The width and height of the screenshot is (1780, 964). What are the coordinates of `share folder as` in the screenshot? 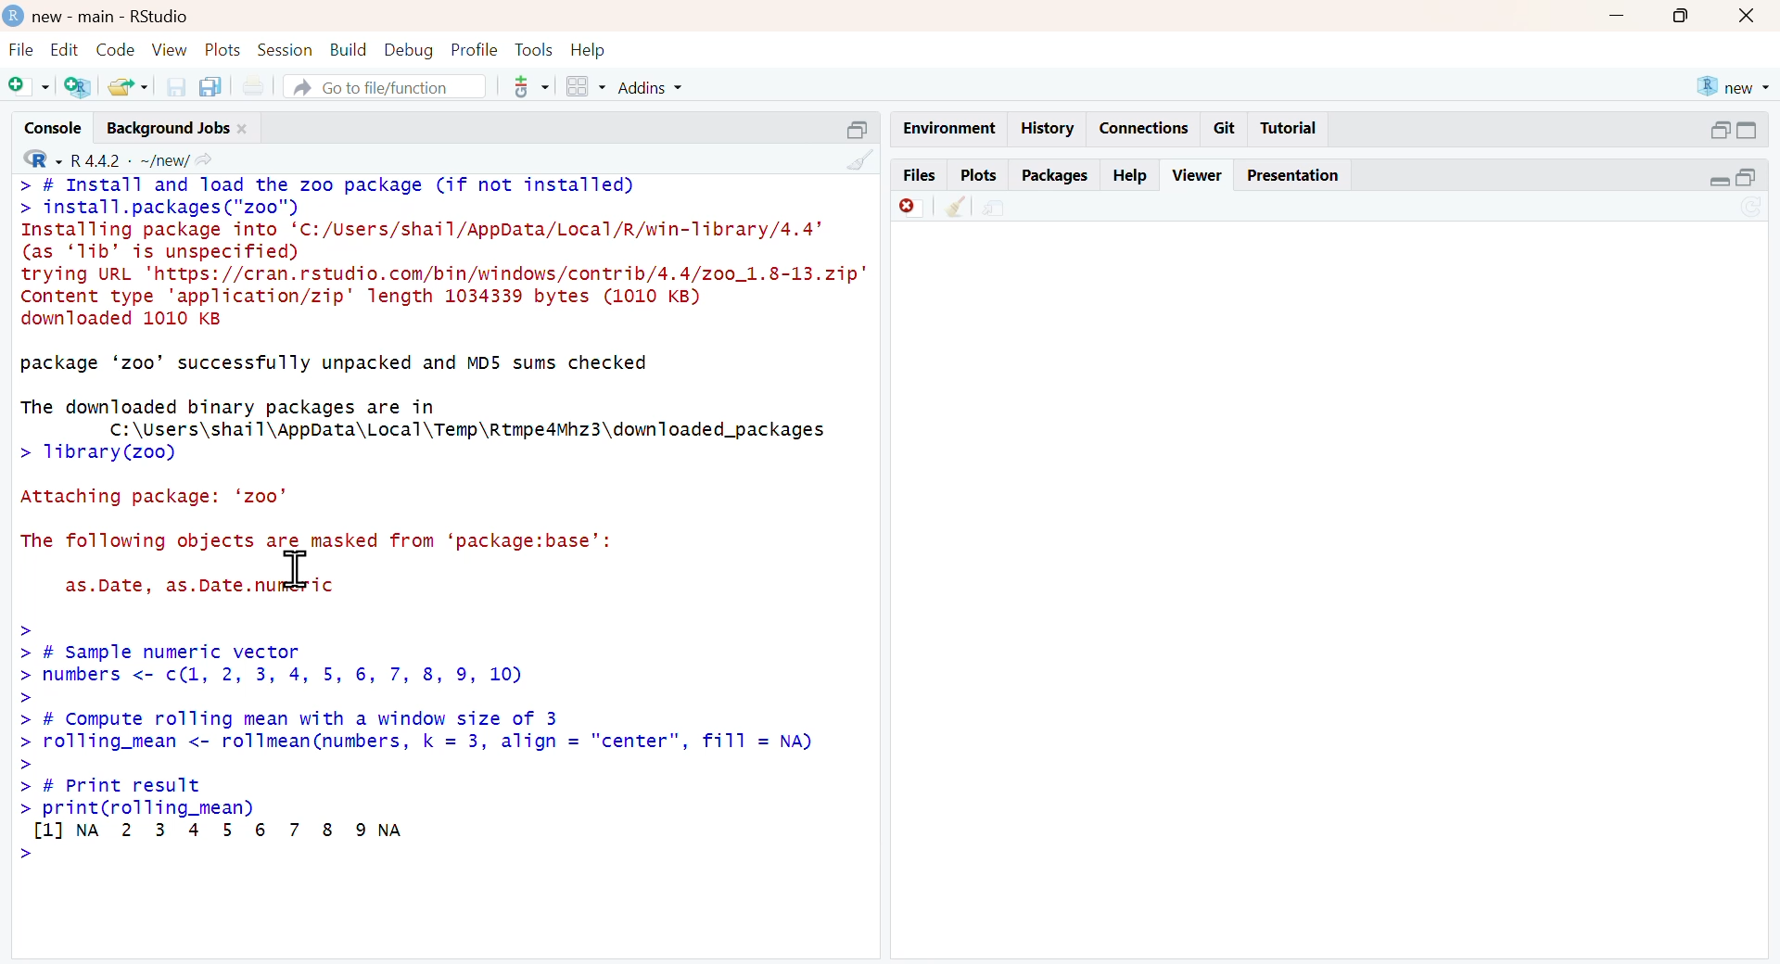 It's located at (130, 86).